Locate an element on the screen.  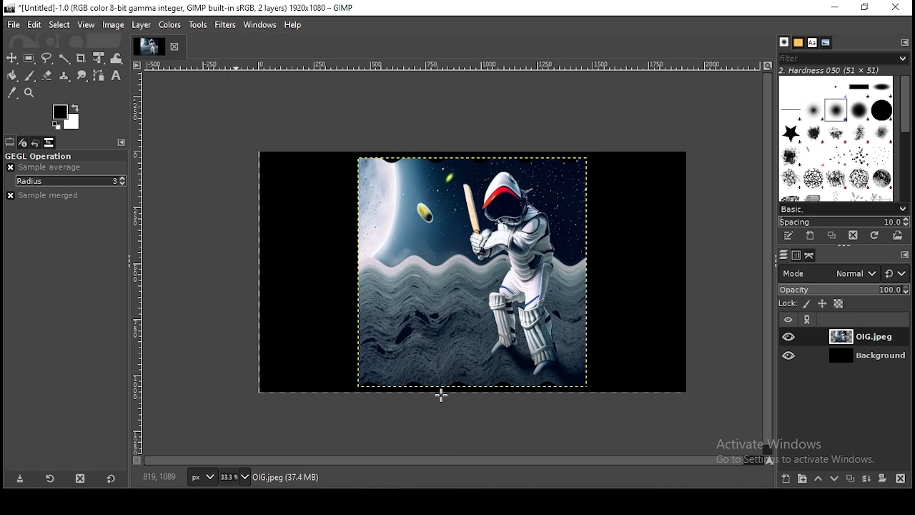
lock: is located at coordinates (786, 303).